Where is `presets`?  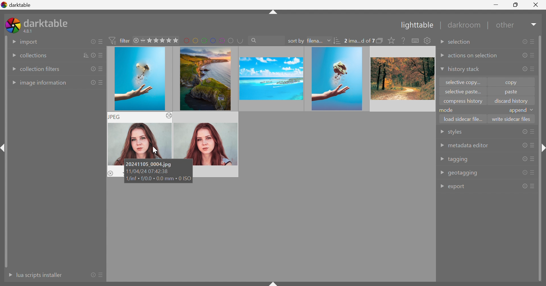
presets is located at coordinates (534, 55).